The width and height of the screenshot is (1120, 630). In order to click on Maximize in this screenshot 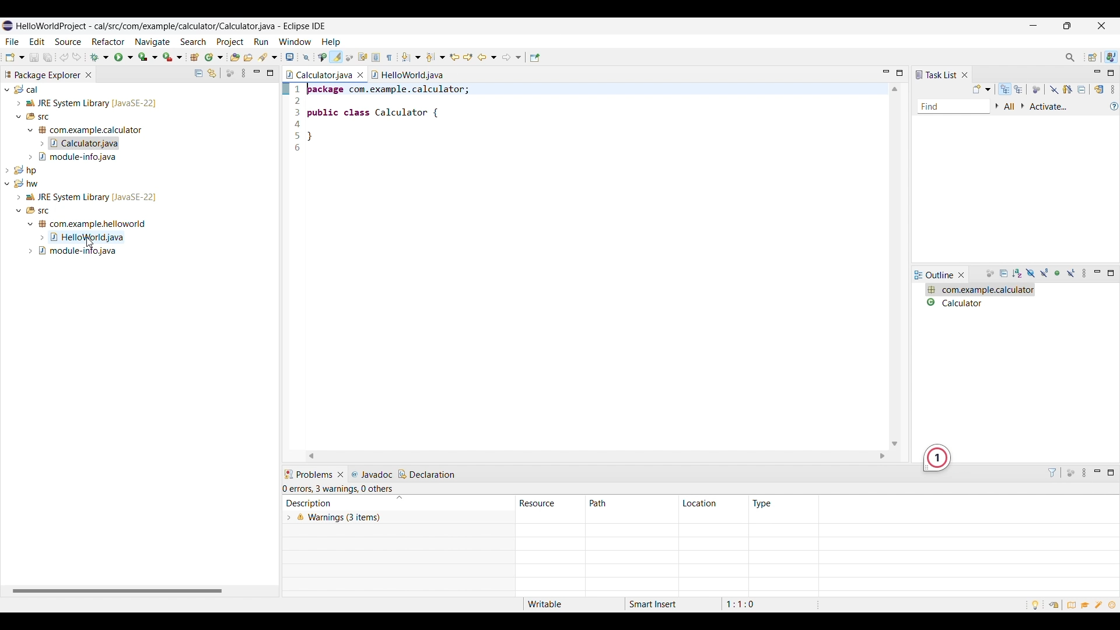, I will do `click(1111, 473)`.